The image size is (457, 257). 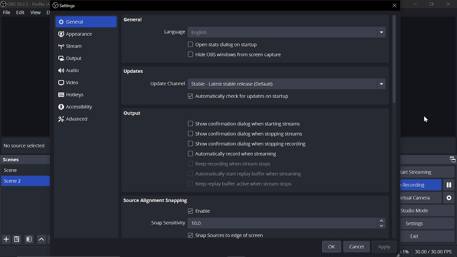 What do you see at coordinates (425, 119) in the screenshot?
I see `cursor` at bounding box center [425, 119].